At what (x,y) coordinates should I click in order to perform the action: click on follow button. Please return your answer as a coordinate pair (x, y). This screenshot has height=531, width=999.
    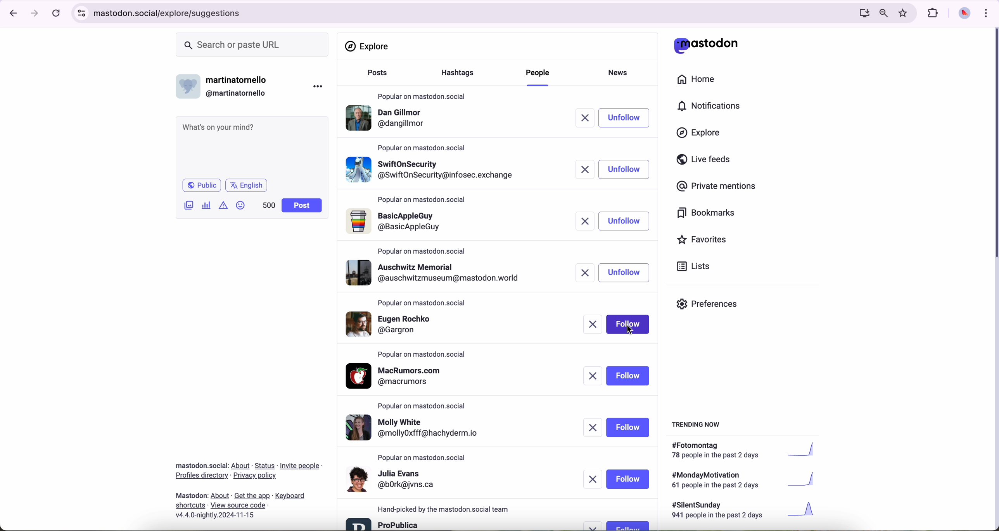
    Looking at the image, I should click on (629, 479).